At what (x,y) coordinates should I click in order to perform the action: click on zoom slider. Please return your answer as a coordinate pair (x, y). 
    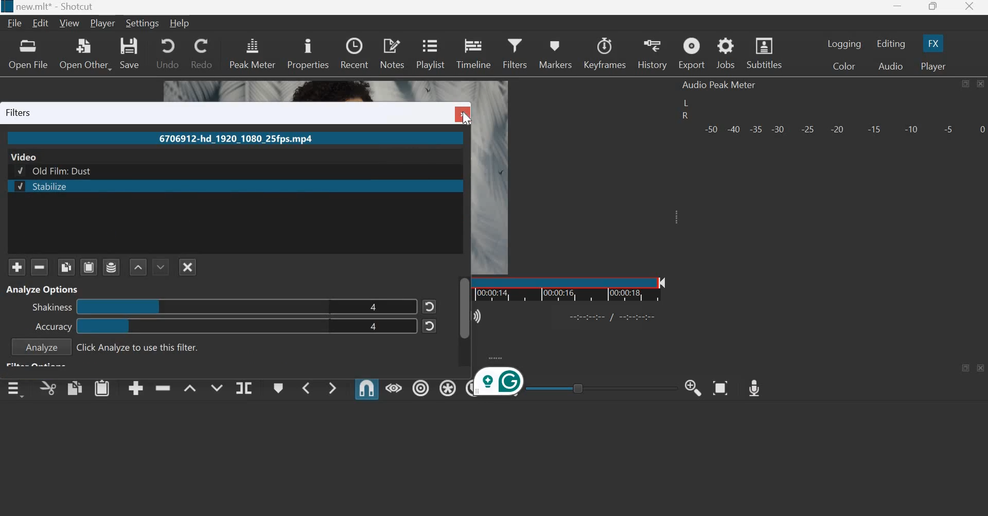
    Looking at the image, I should click on (597, 388).